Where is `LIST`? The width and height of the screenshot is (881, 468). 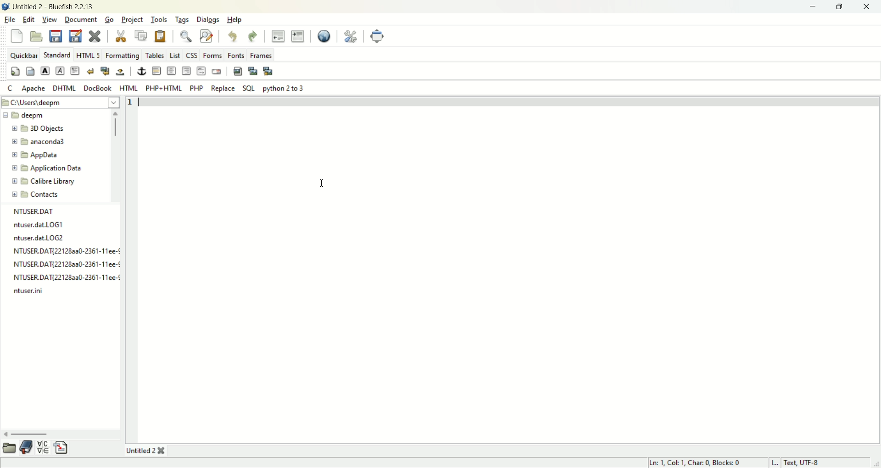 LIST is located at coordinates (174, 54).